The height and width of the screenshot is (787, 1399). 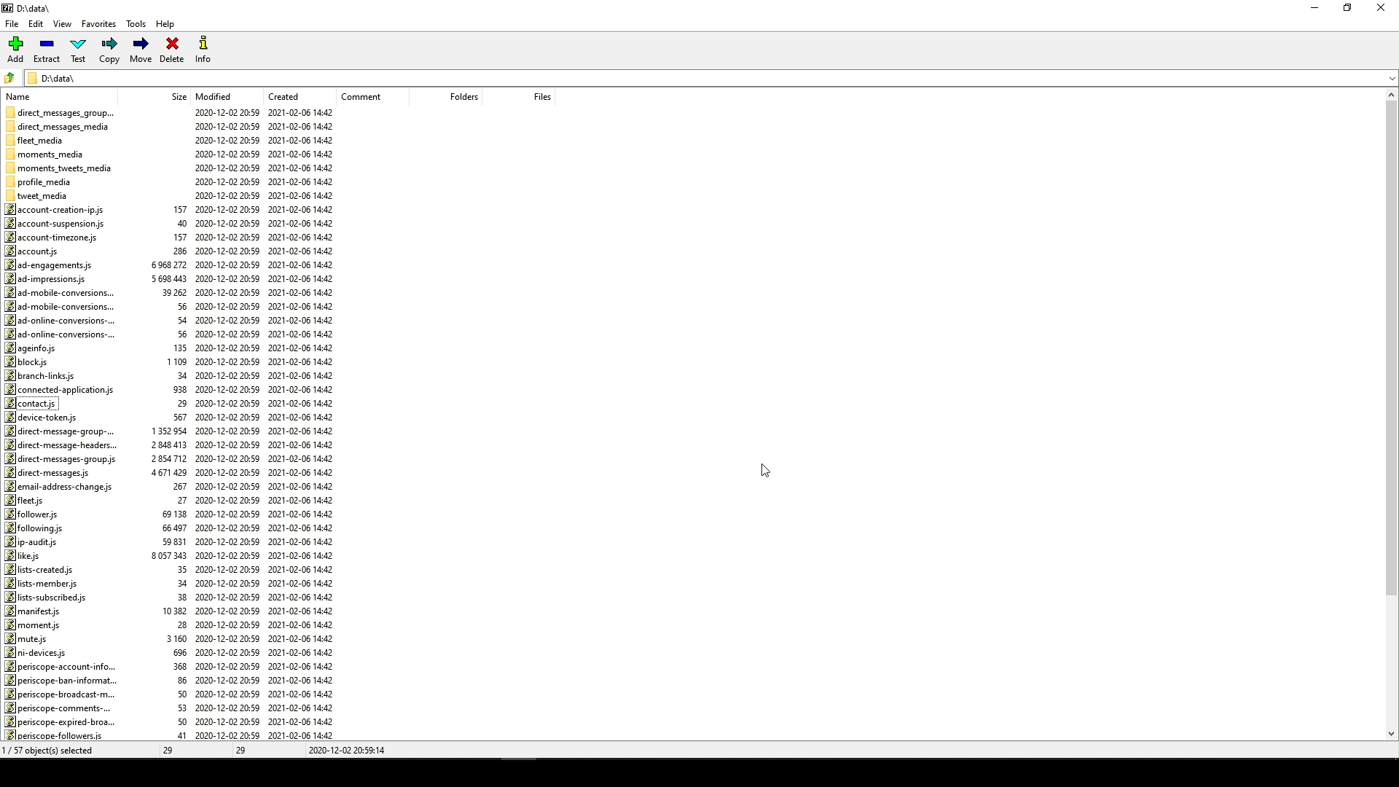 What do you see at coordinates (50, 152) in the screenshot?
I see `moments_media` at bounding box center [50, 152].